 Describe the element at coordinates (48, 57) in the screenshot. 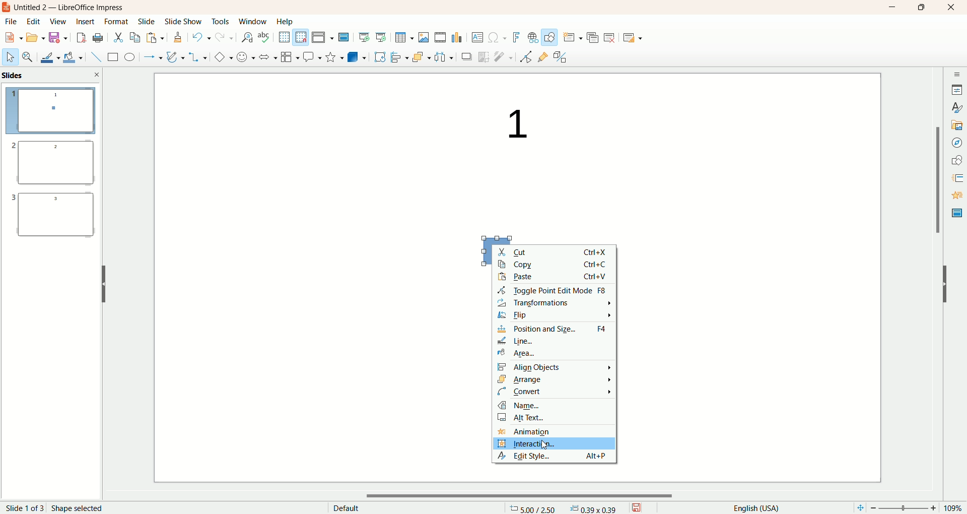

I see `line color` at that location.